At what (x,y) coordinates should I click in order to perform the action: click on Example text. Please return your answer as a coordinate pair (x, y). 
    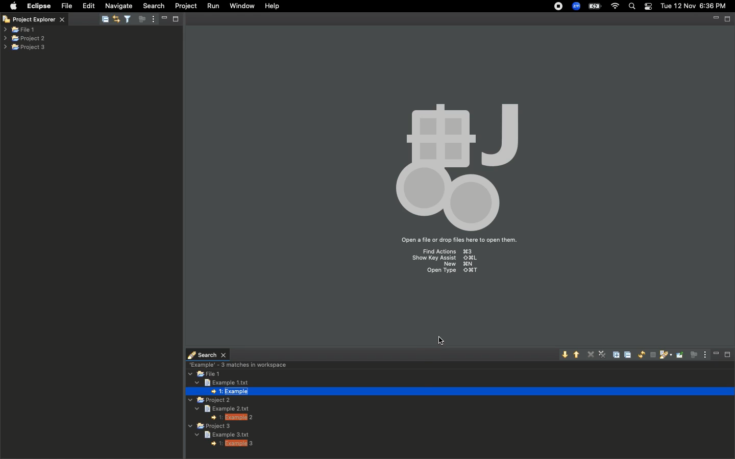
    Looking at the image, I should click on (224, 409).